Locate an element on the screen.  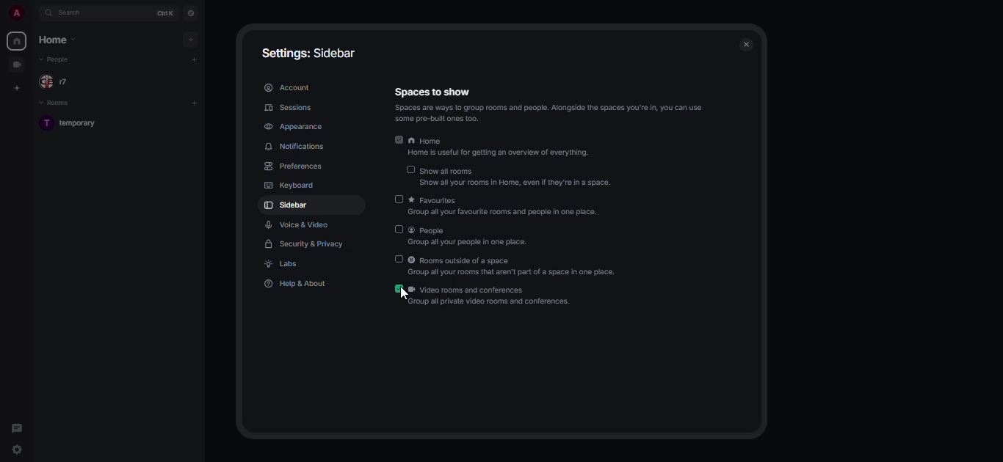
create space is located at coordinates (18, 89).